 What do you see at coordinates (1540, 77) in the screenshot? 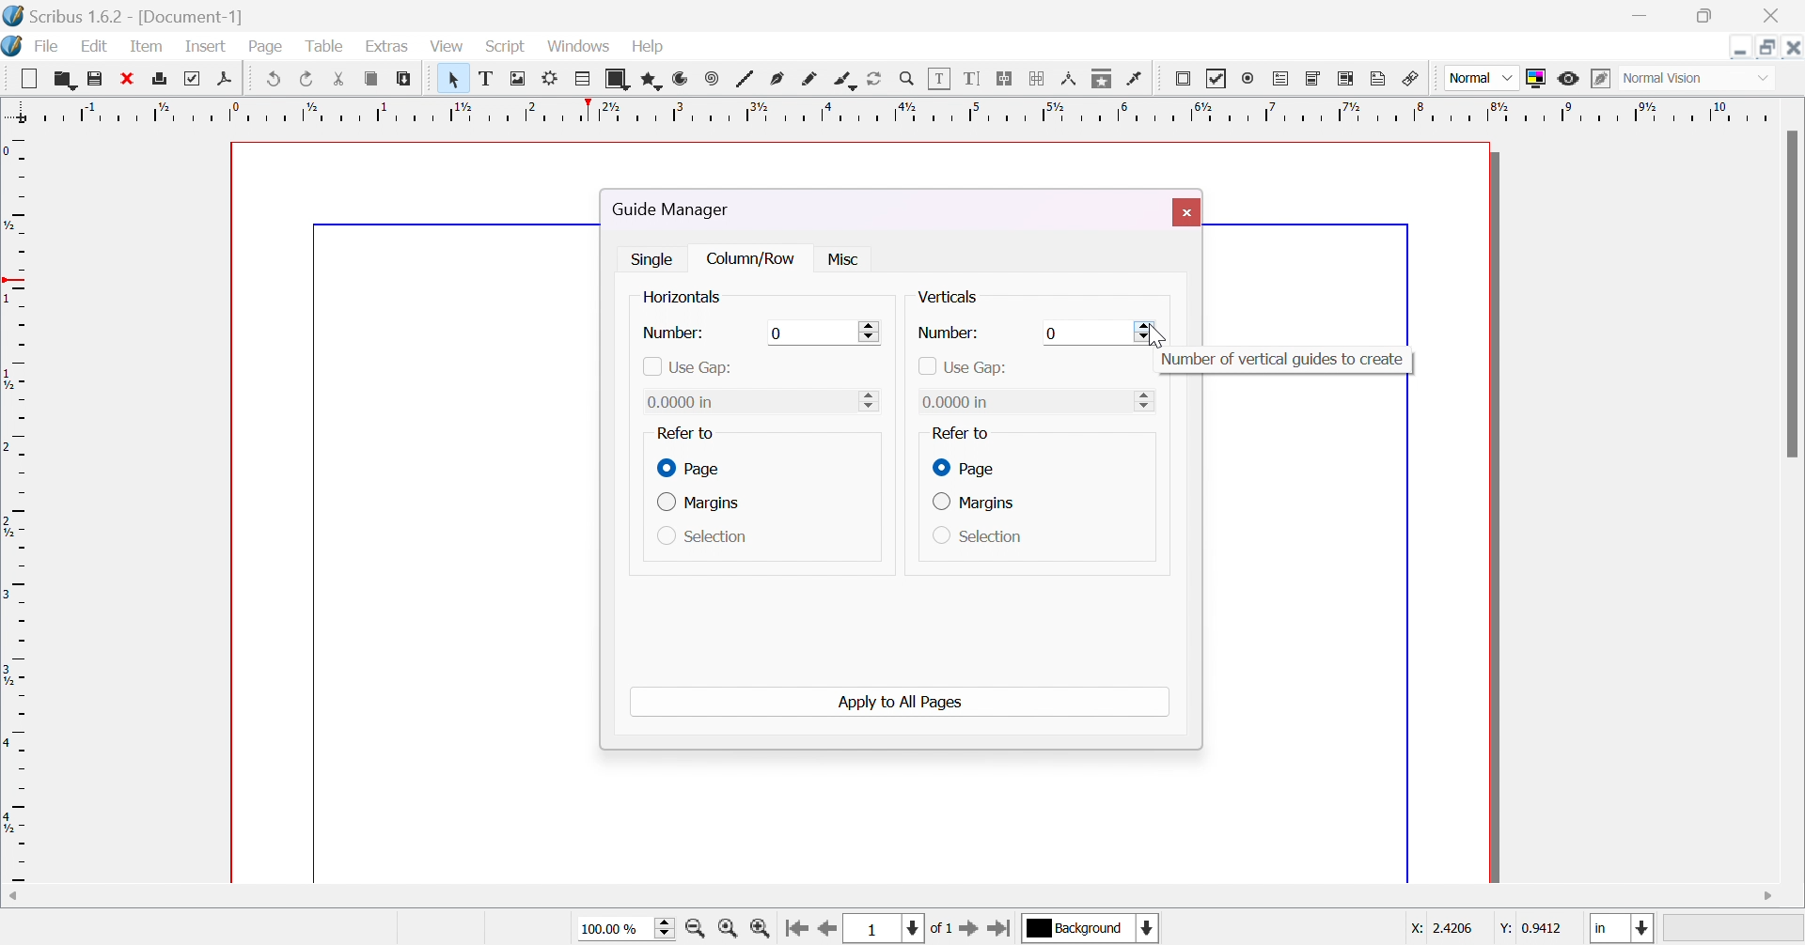
I see `toggle color management system` at bounding box center [1540, 77].